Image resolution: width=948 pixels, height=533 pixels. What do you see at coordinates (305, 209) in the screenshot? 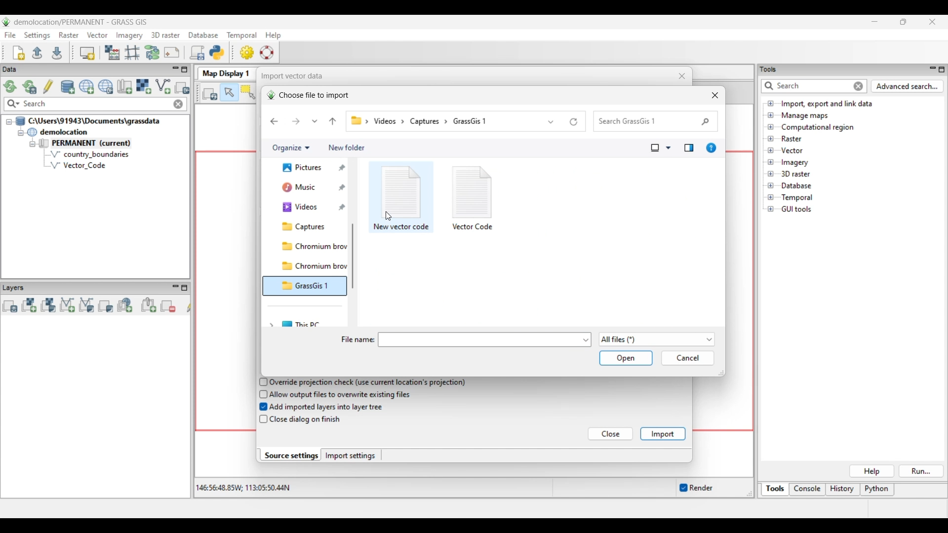
I see `music` at bounding box center [305, 209].